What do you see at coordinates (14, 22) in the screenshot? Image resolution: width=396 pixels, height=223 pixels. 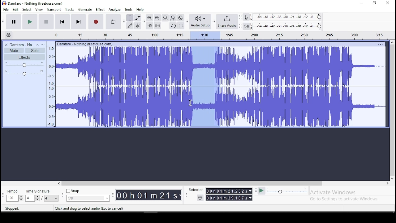 I see `pause` at bounding box center [14, 22].